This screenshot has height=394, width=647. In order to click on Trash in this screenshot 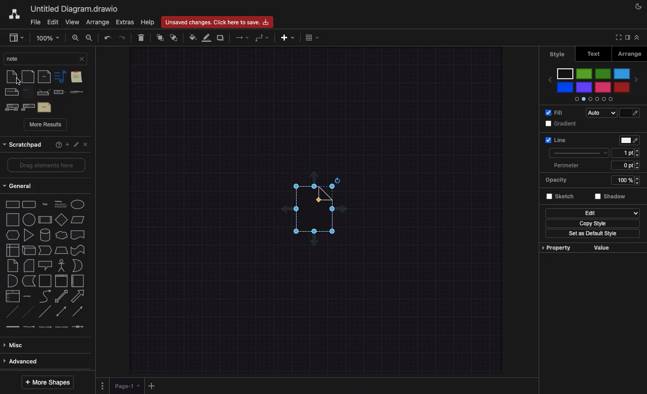, I will do `click(140, 36)`.